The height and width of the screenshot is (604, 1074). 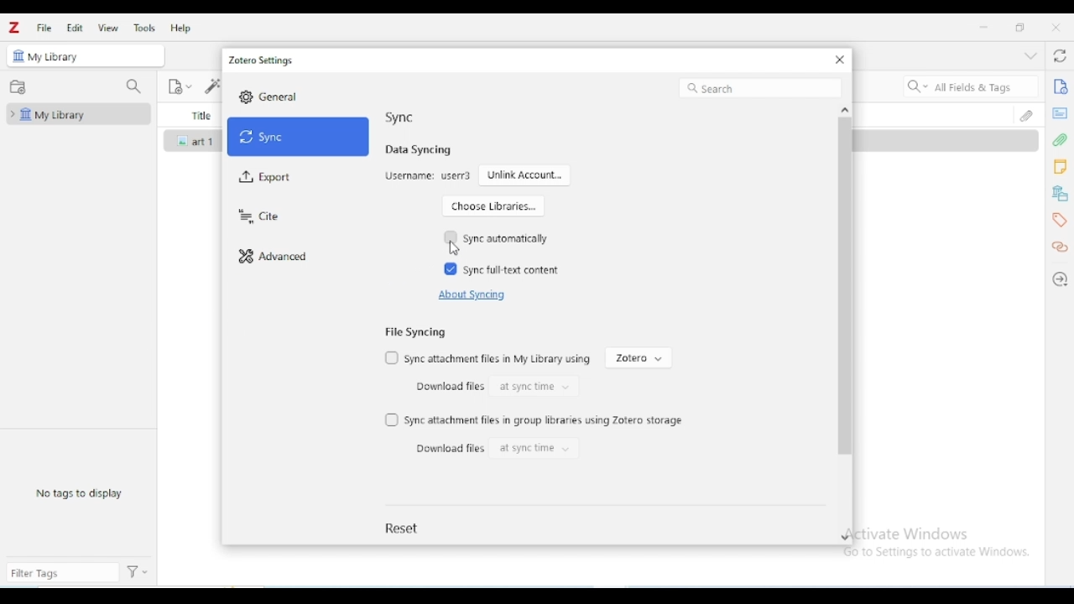 I want to click on attachments, so click(x=1061, y=140).